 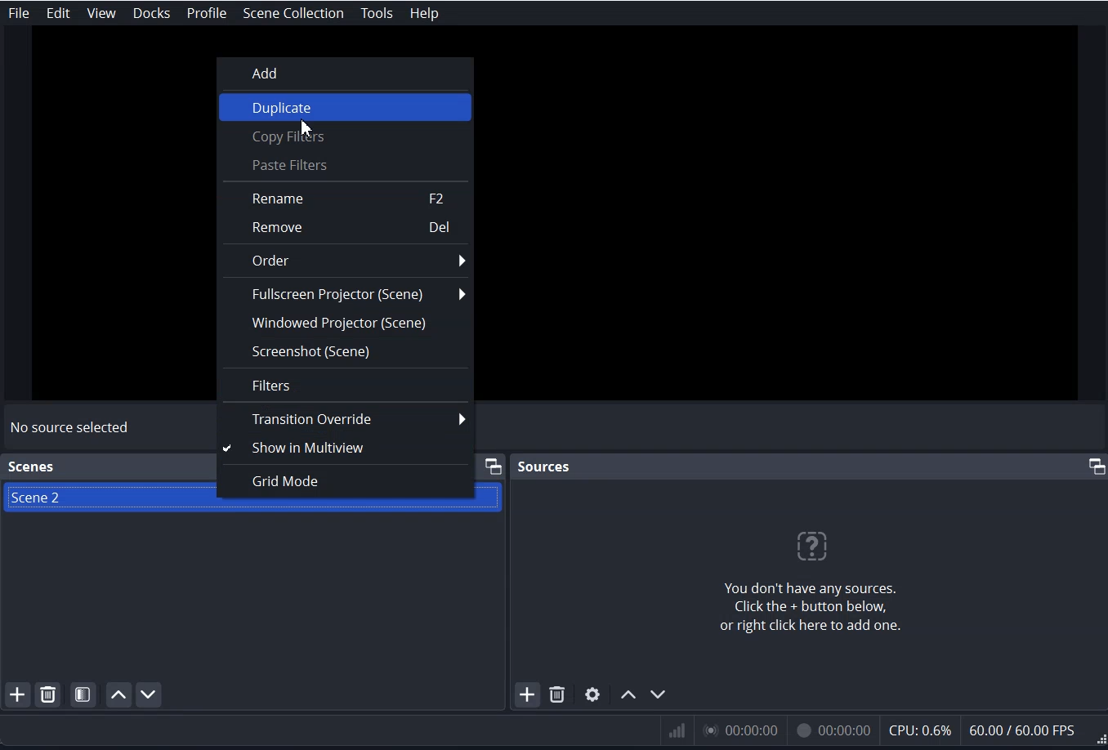 I want to click on Profile, so click(x=208, y=14).